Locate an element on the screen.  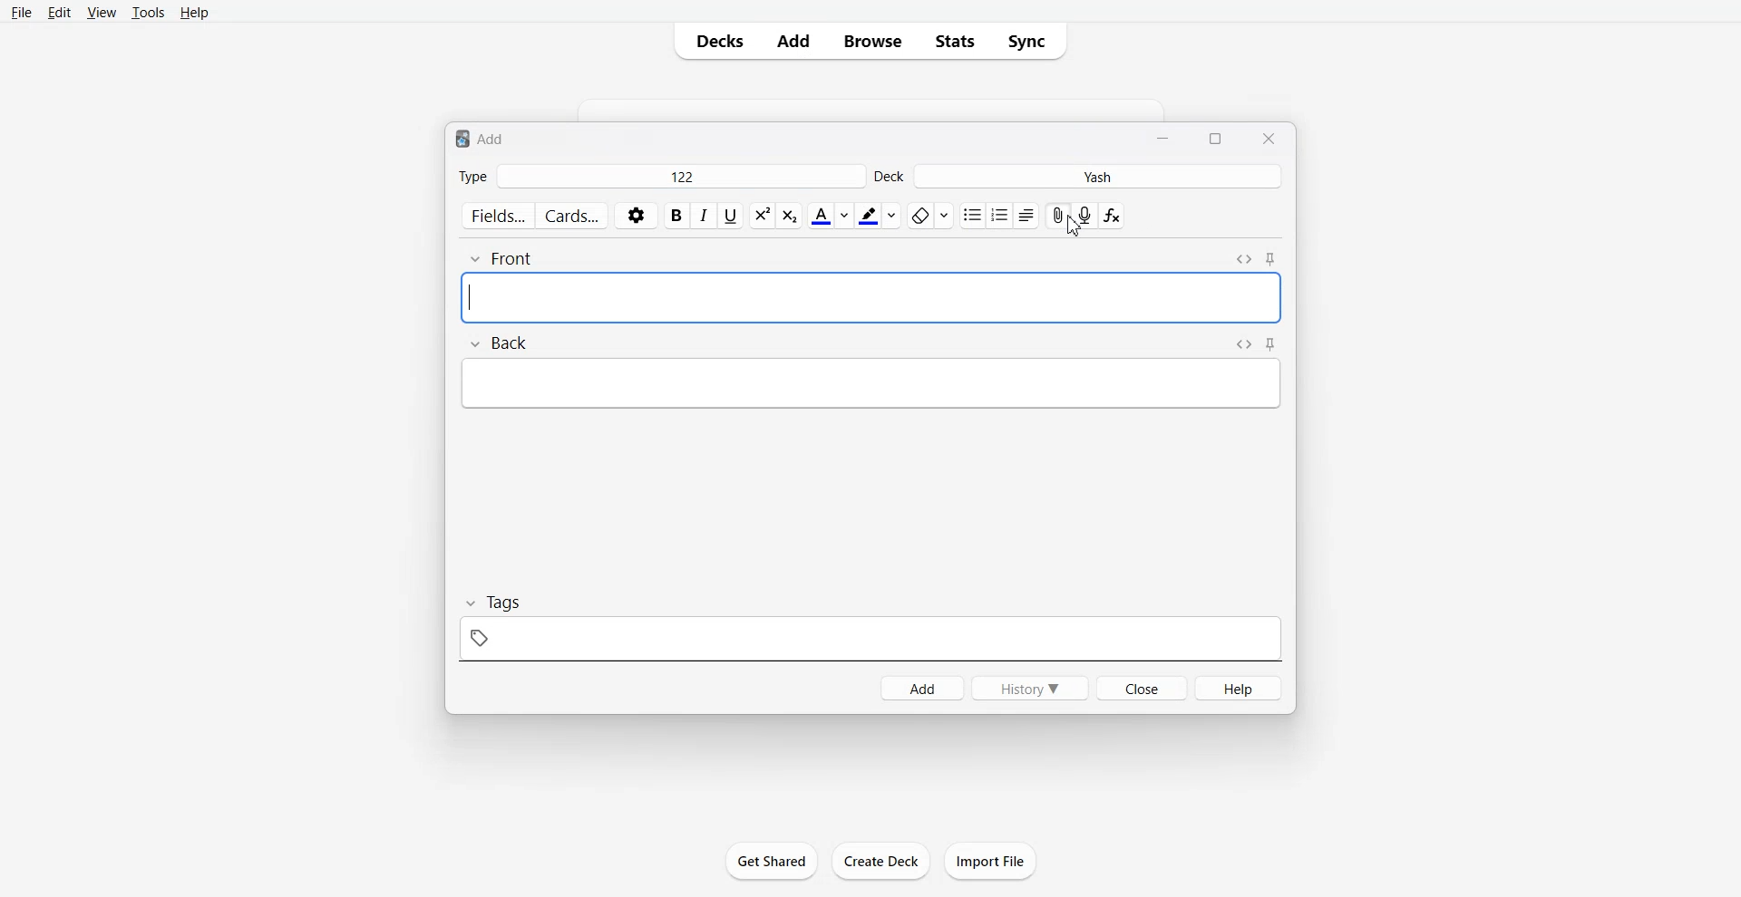
Add is located at coordinates (919, 688).